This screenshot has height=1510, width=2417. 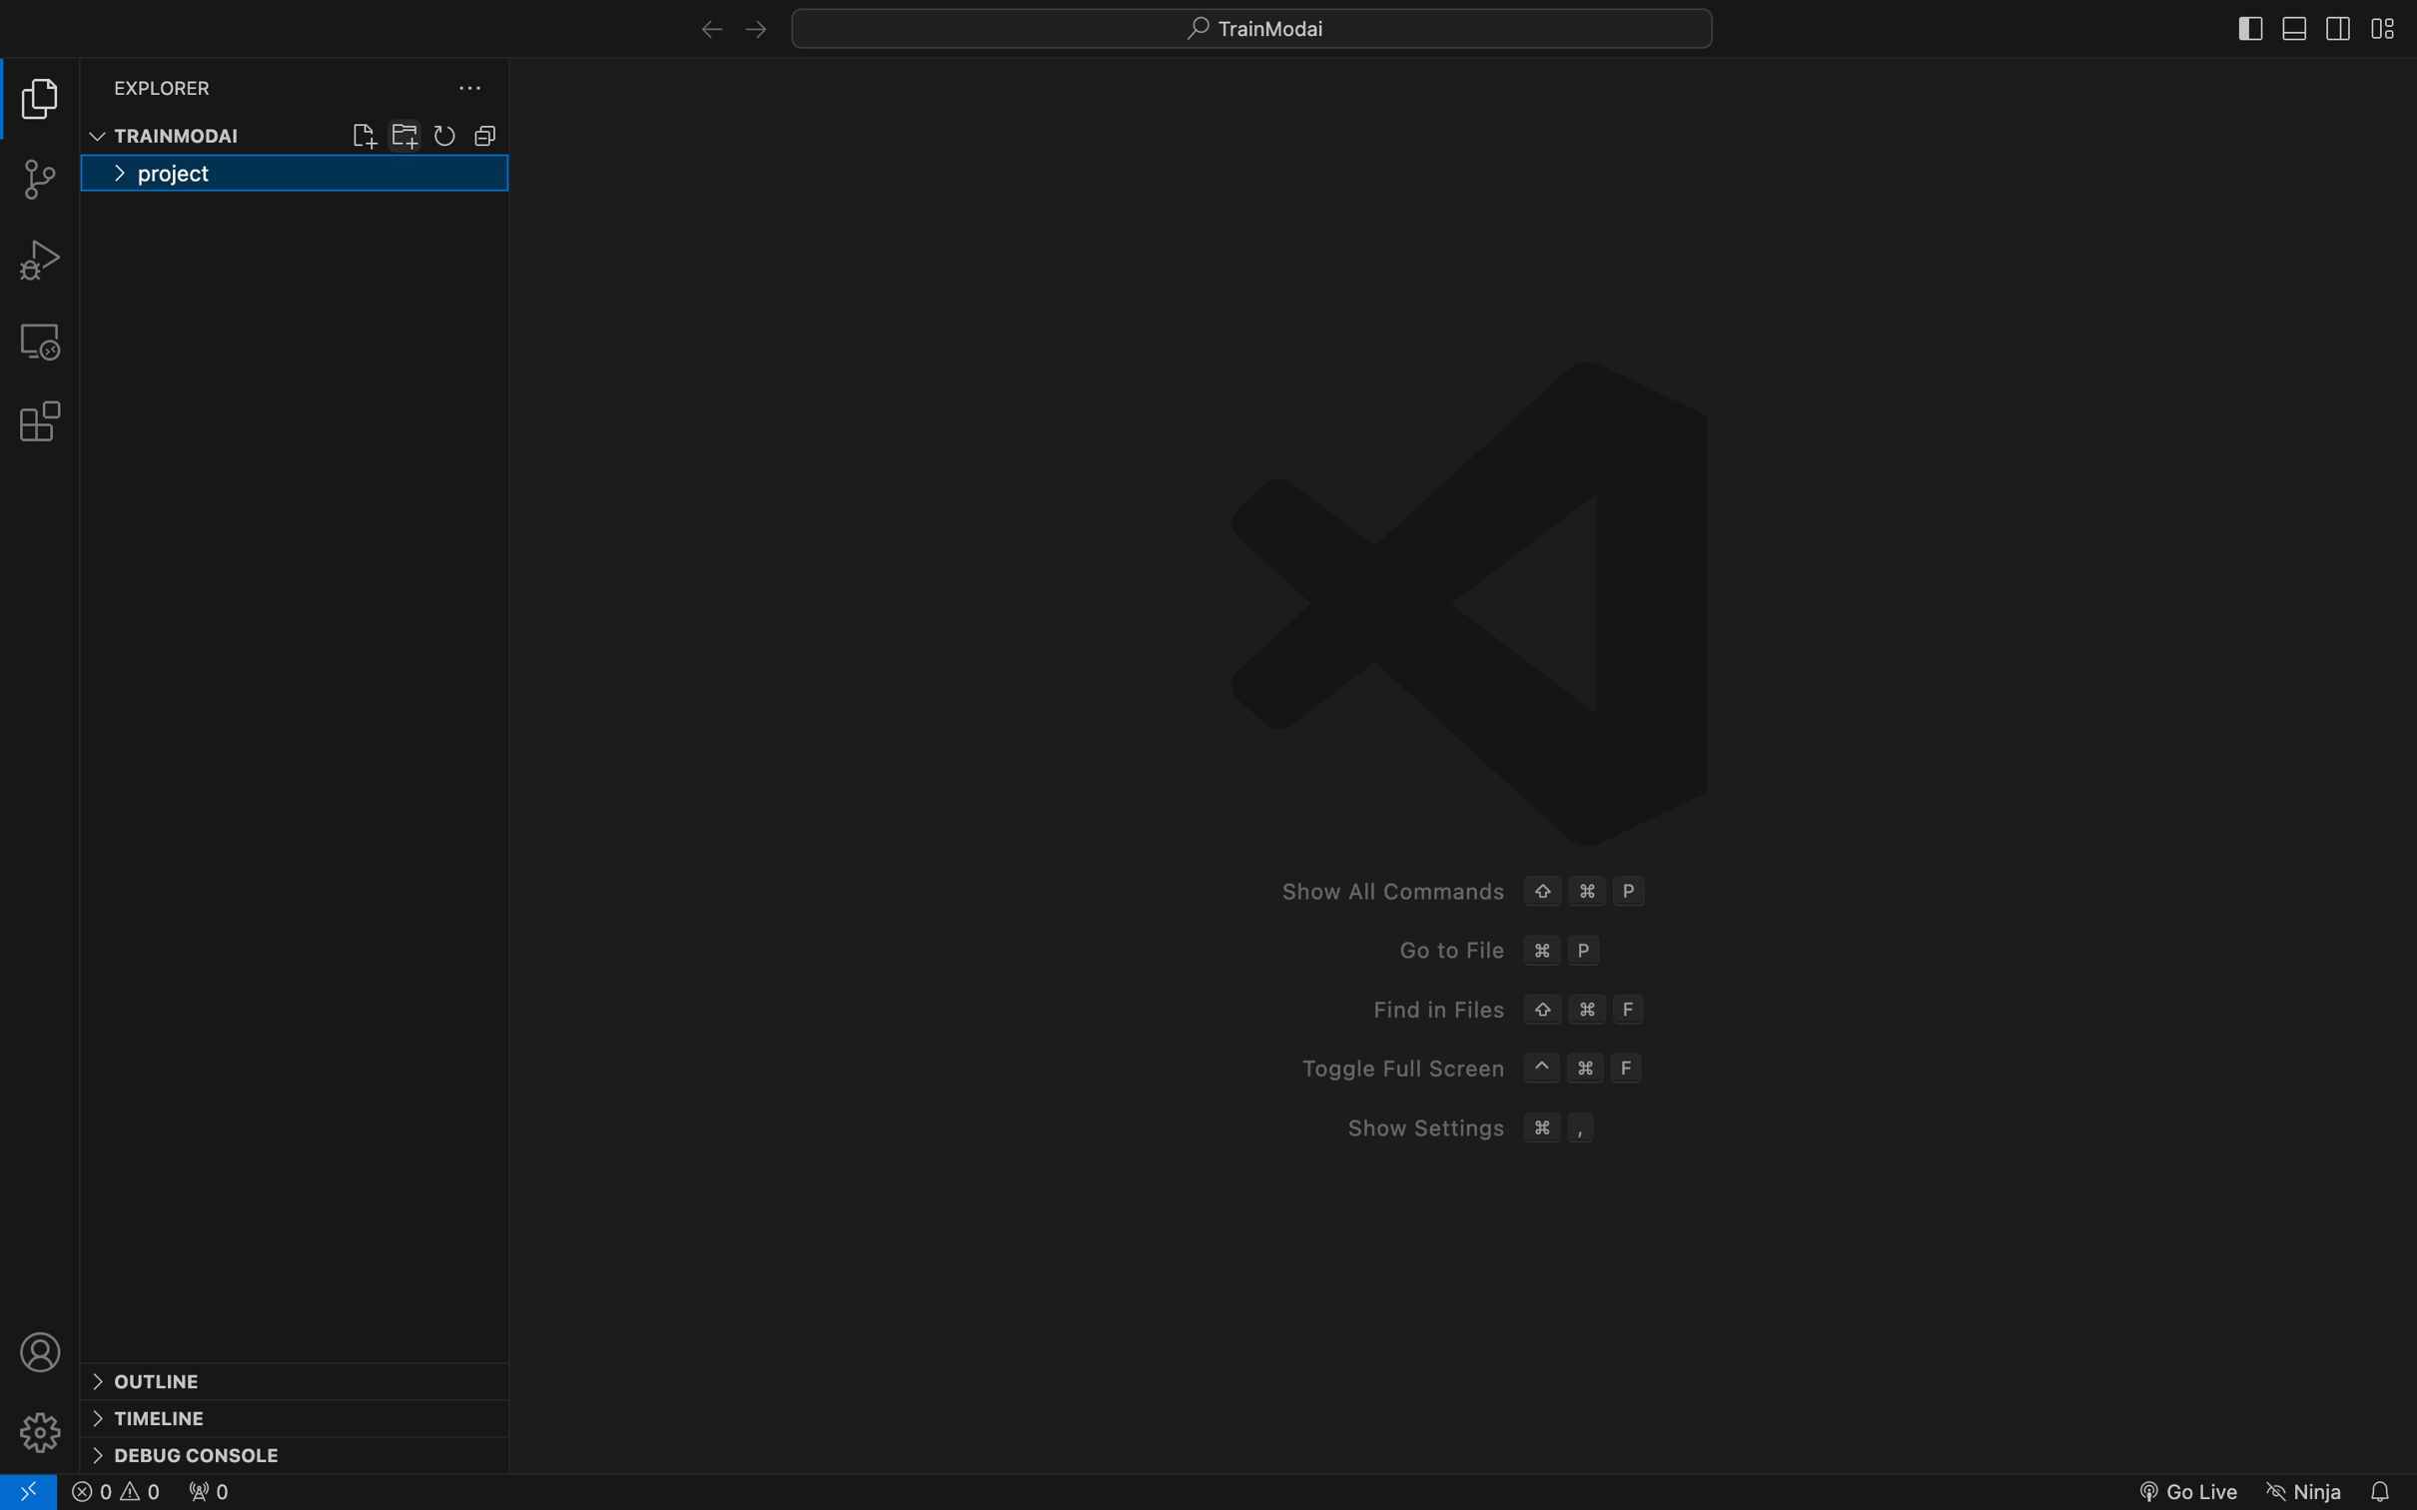 I want to click on outline, so click(x=174, y=1381).